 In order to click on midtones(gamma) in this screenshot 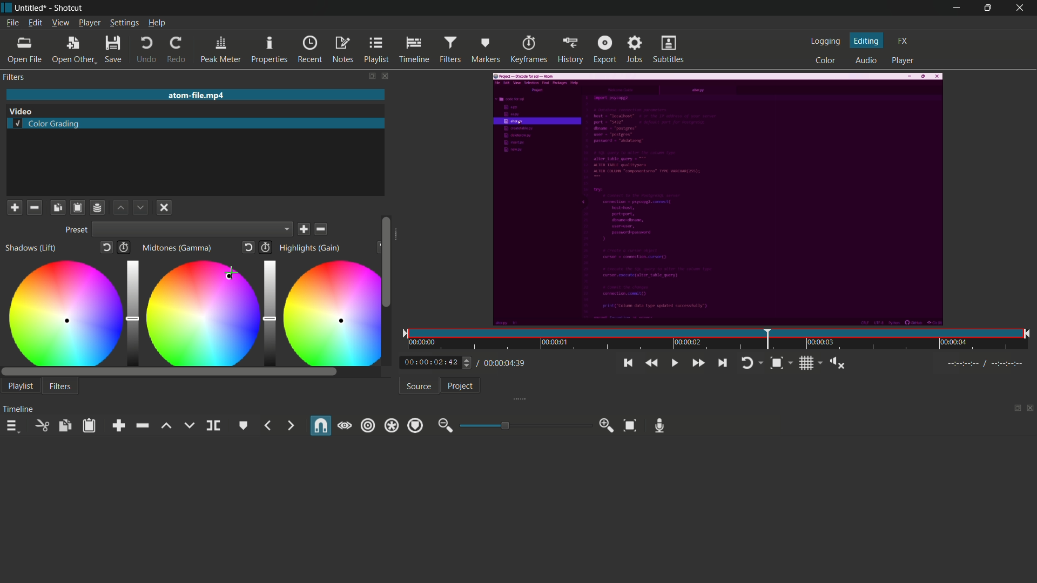, I will do `click(179, 248)`.